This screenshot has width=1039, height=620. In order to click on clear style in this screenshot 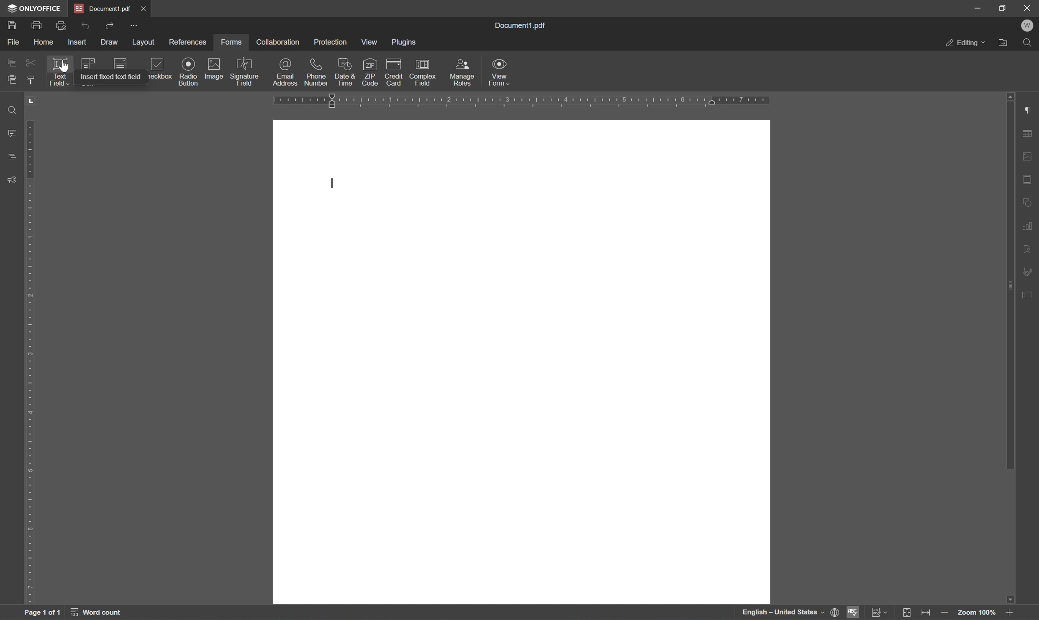, I will do `click(32, 81)`.